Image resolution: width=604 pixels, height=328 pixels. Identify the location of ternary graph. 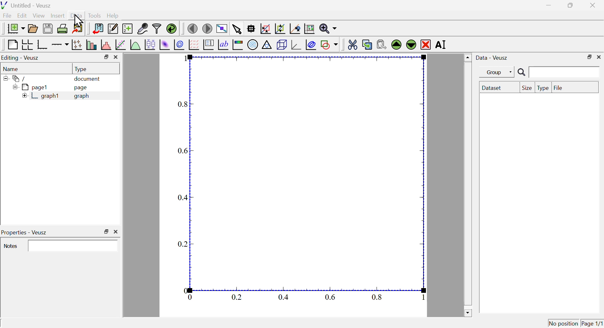
(267, 46).